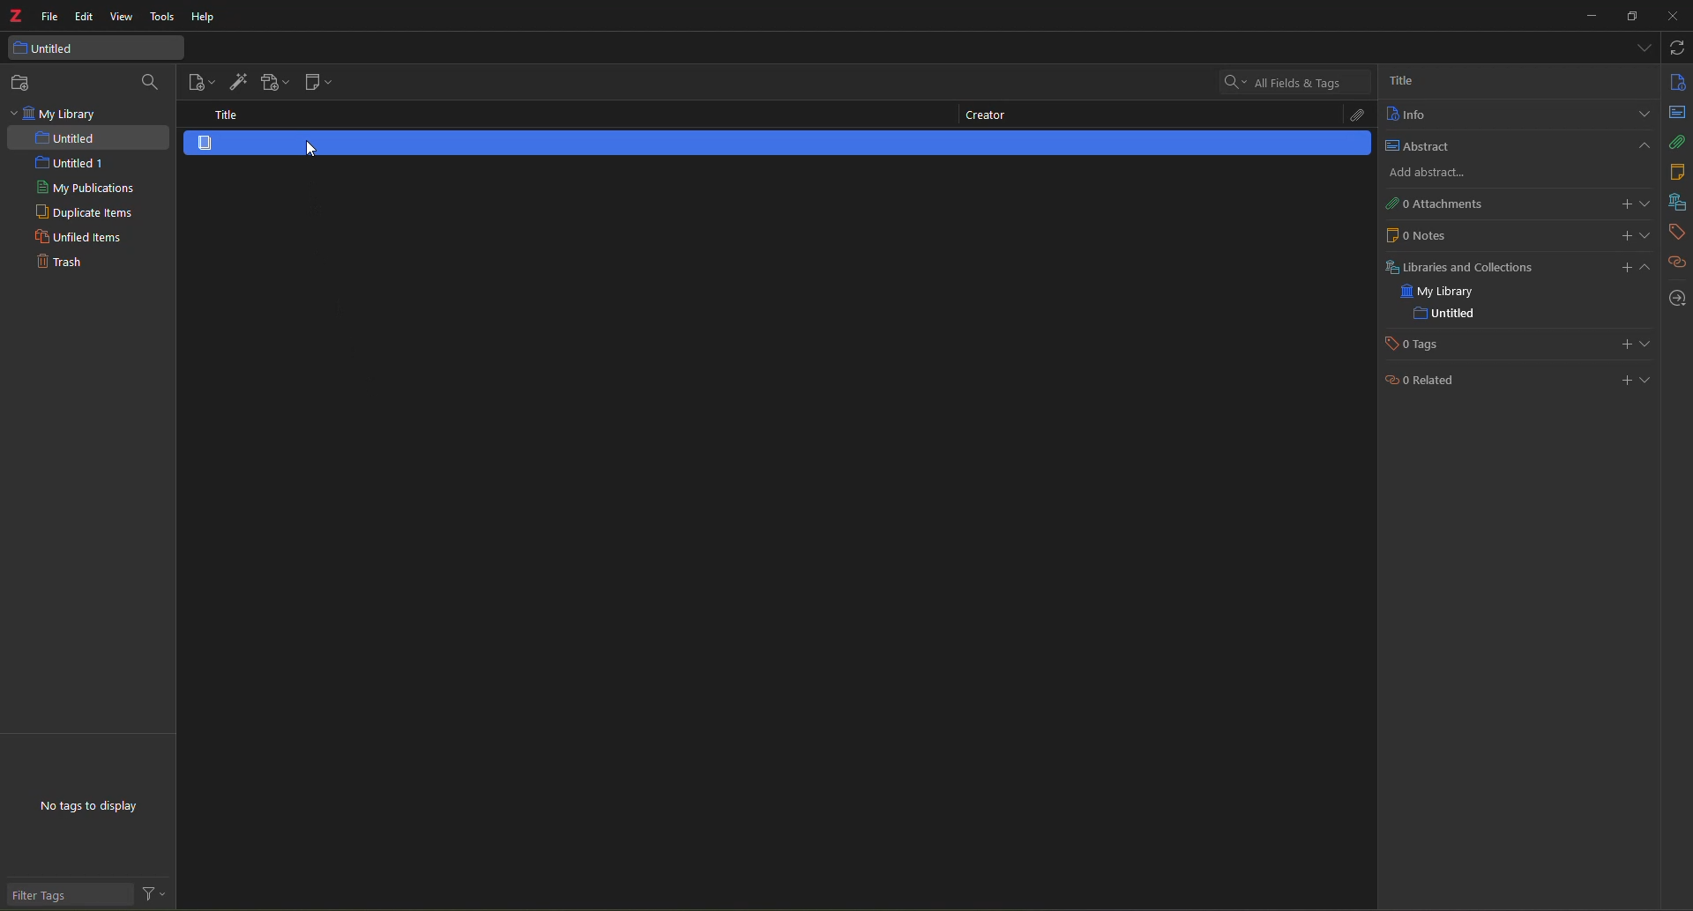 This screenshot has width=1693, height=911. Describe the element at coordinates (1421, 383) in the screenshot. I see `related` at that location.